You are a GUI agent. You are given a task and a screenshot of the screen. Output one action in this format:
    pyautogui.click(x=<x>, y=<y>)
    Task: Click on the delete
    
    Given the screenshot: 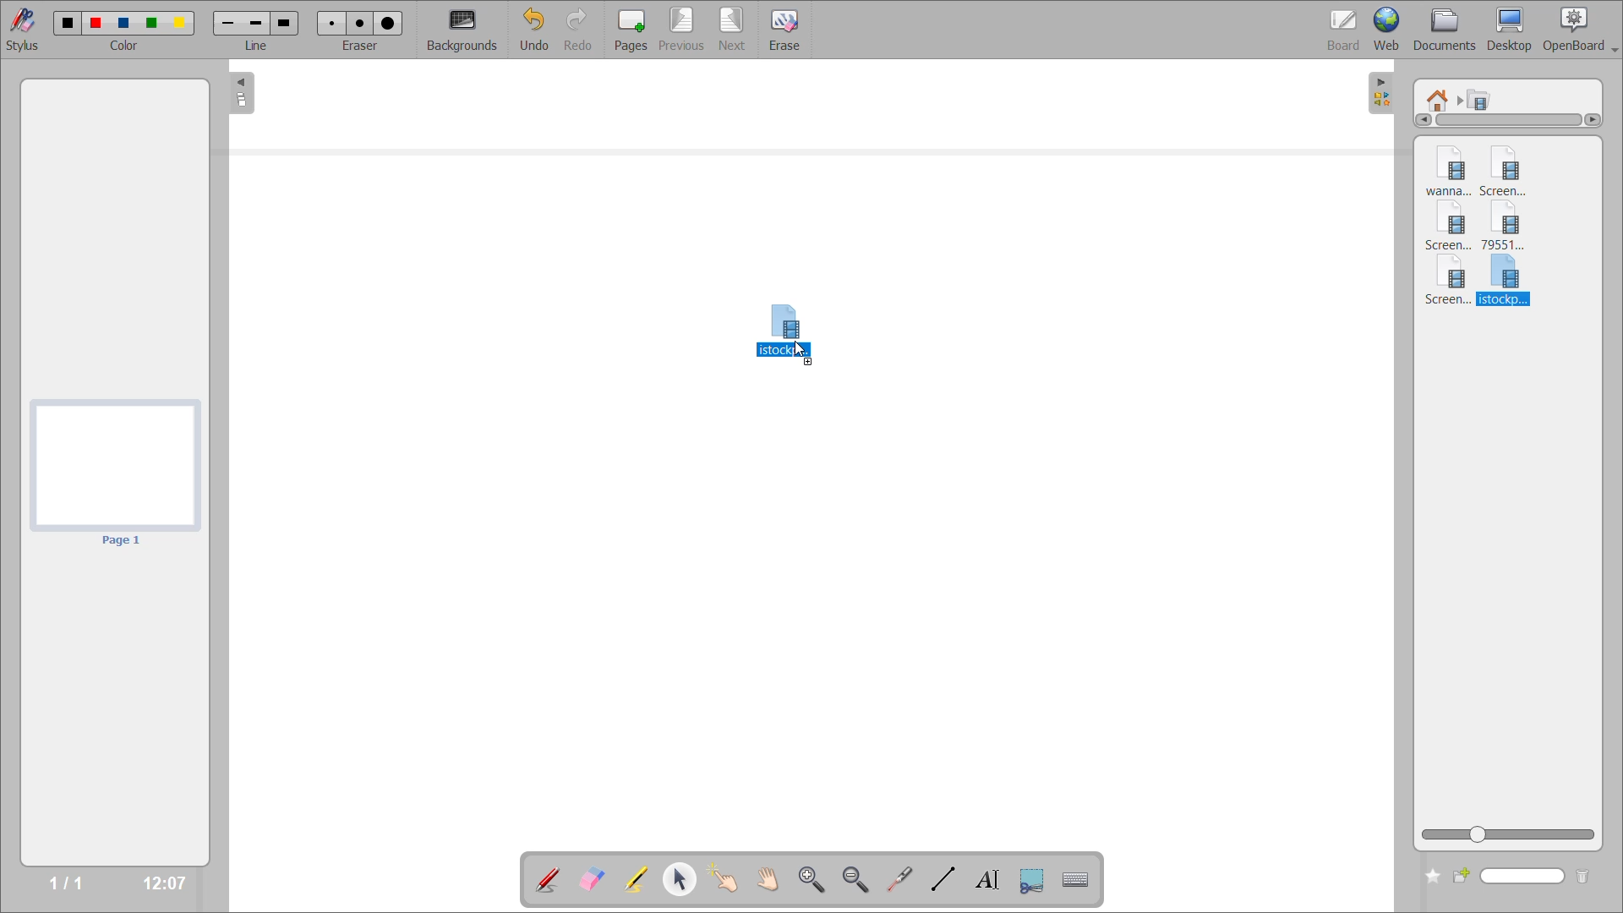 What is the action you would take?
    pyautogui.click(x=1582, y=877)
    